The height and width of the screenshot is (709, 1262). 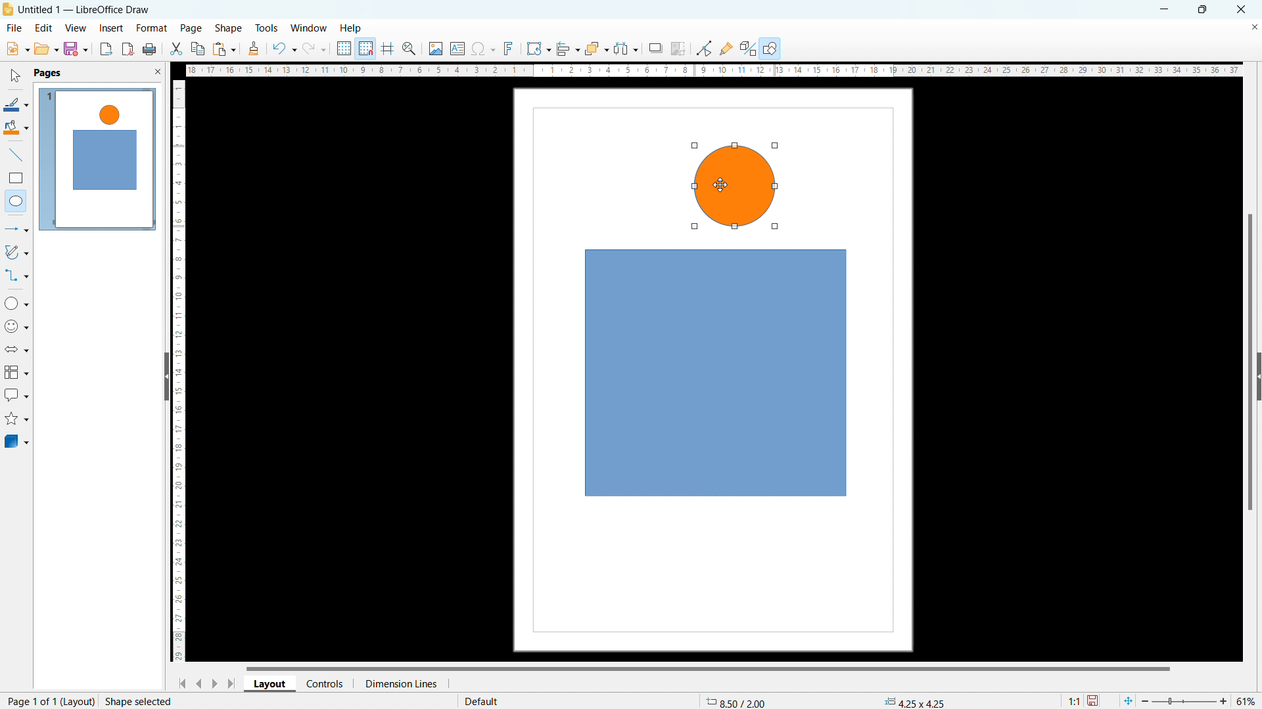 I want to click on shadow, so click(x=655, y=49).